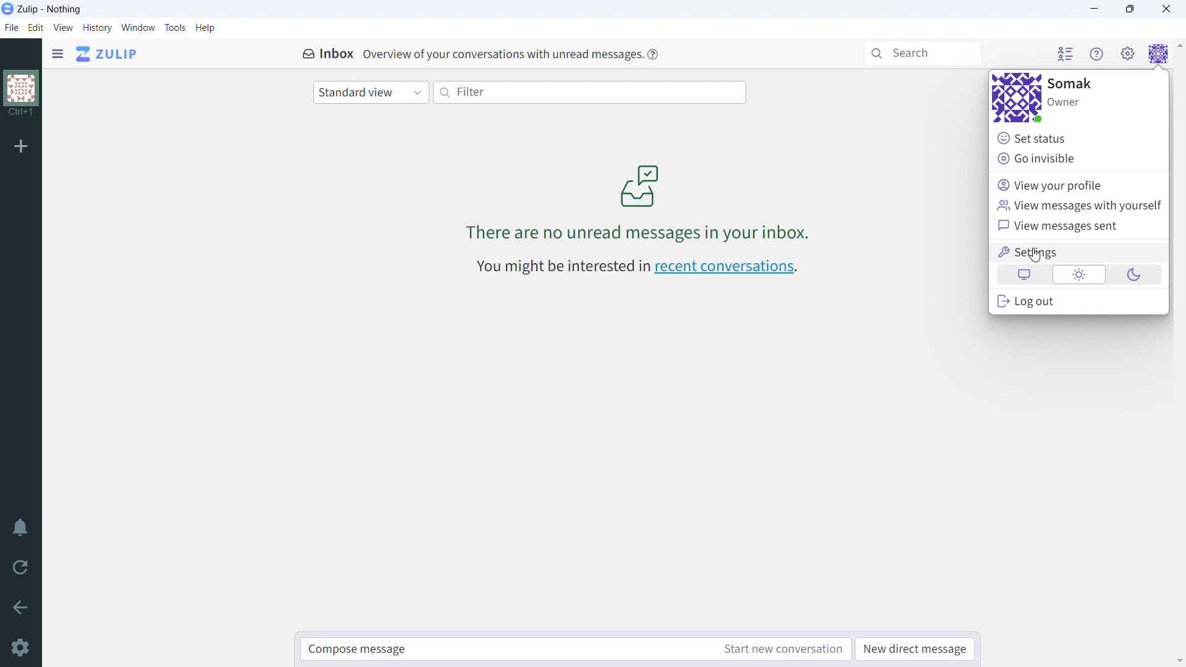  What do you see at coordinates (1079, 137) in the screenshot?
I see `set status` at bounding box center [1079, 137].